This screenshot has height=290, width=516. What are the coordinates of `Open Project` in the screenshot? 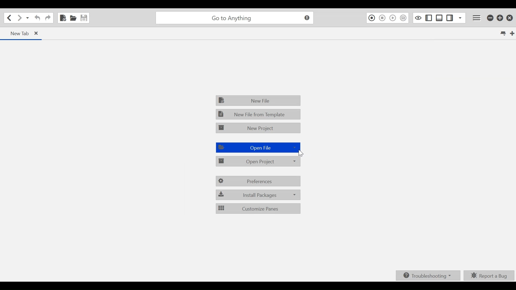 It's located at (259, 162).